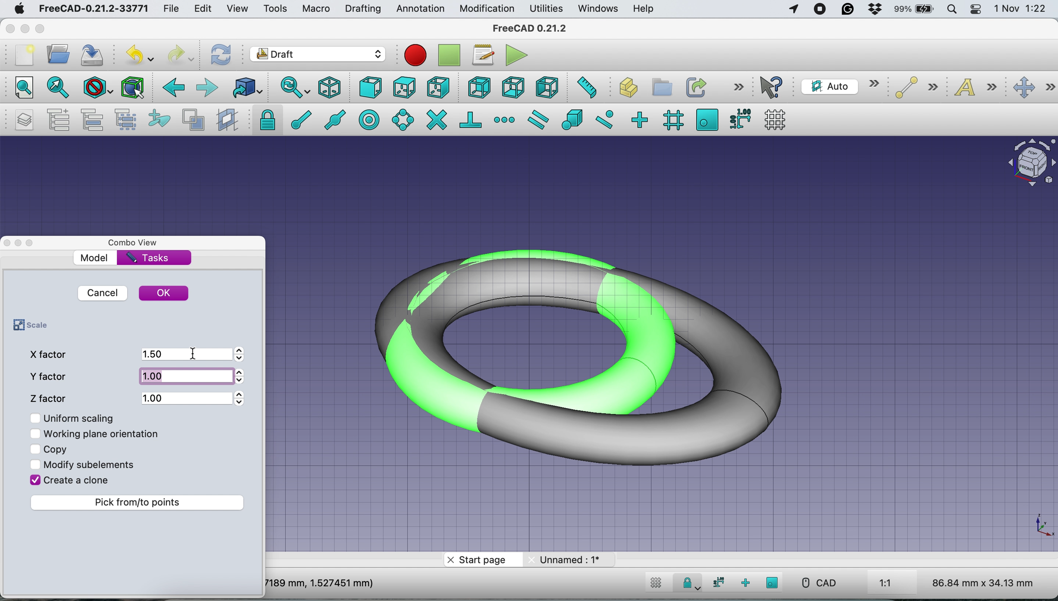  Describe the element at coordinates (514, 87) in the screenshot. I see `bottom` at that location.